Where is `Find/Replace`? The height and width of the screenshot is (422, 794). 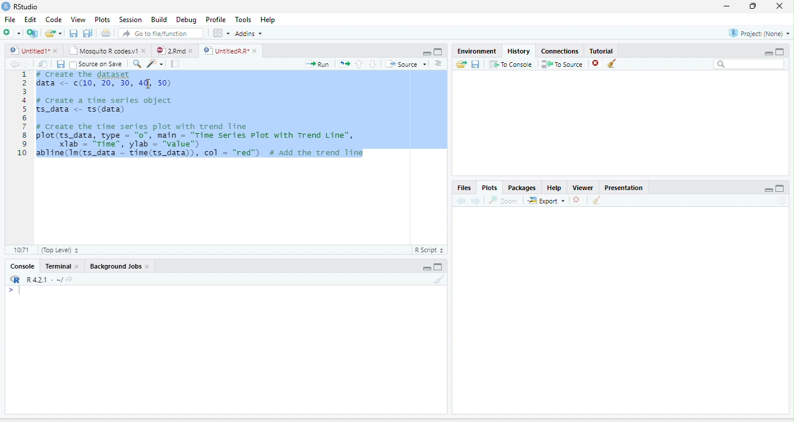
Find/Replace is located at coordinates (137, 64).